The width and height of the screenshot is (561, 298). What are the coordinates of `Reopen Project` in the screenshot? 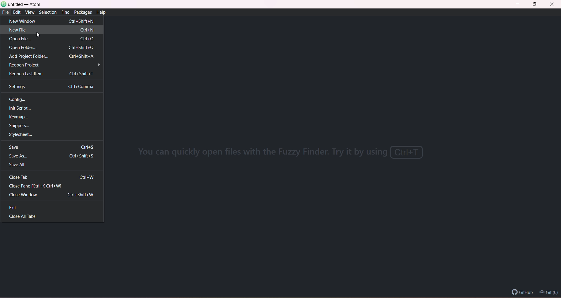 It's located at (56, 65).